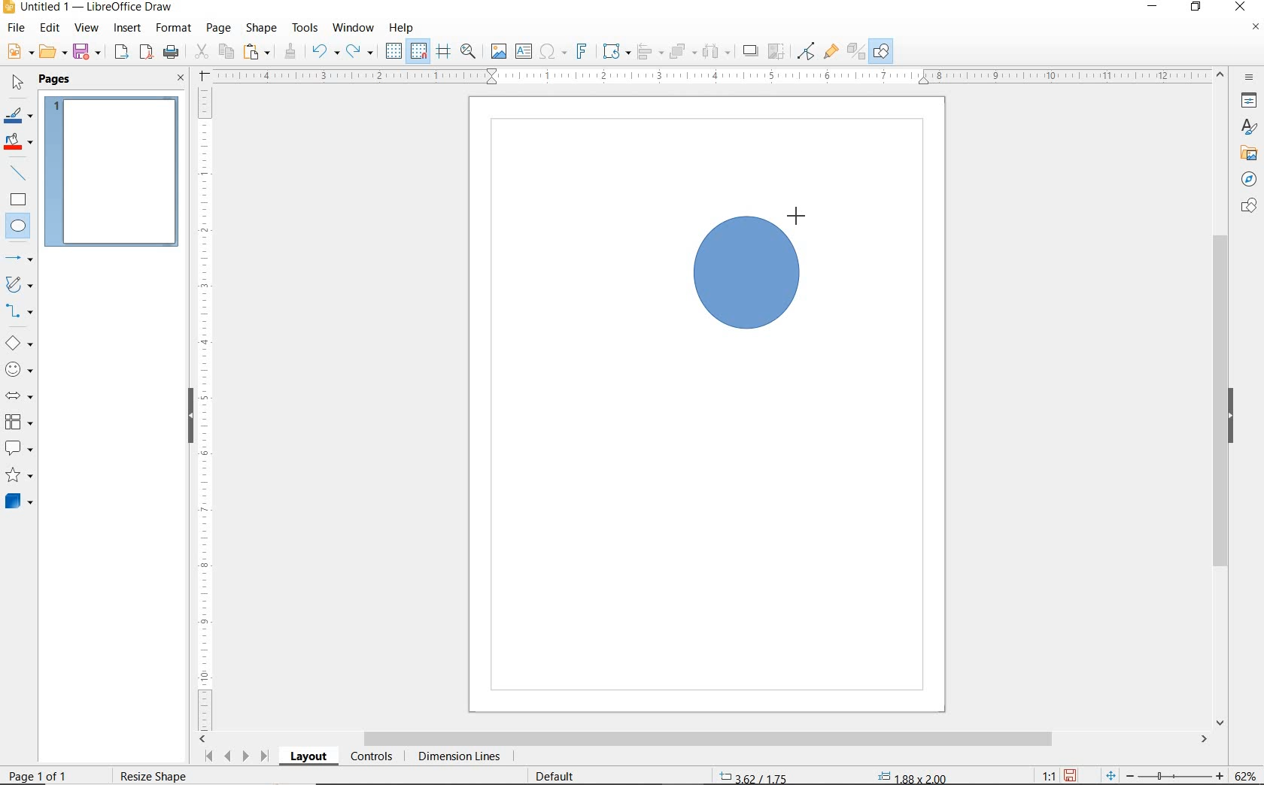  Describe the element at coordinates (18, 52) in the screenshot. I see `NEW` at that location.